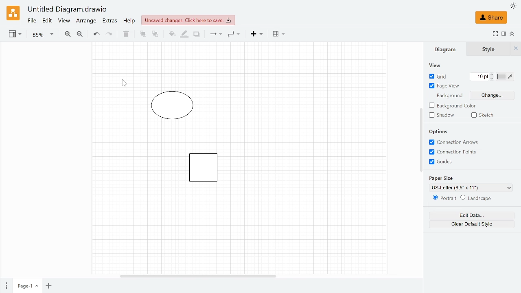 This screenshot has height=293, width=521. I want to click on Style, so click(489, 49).